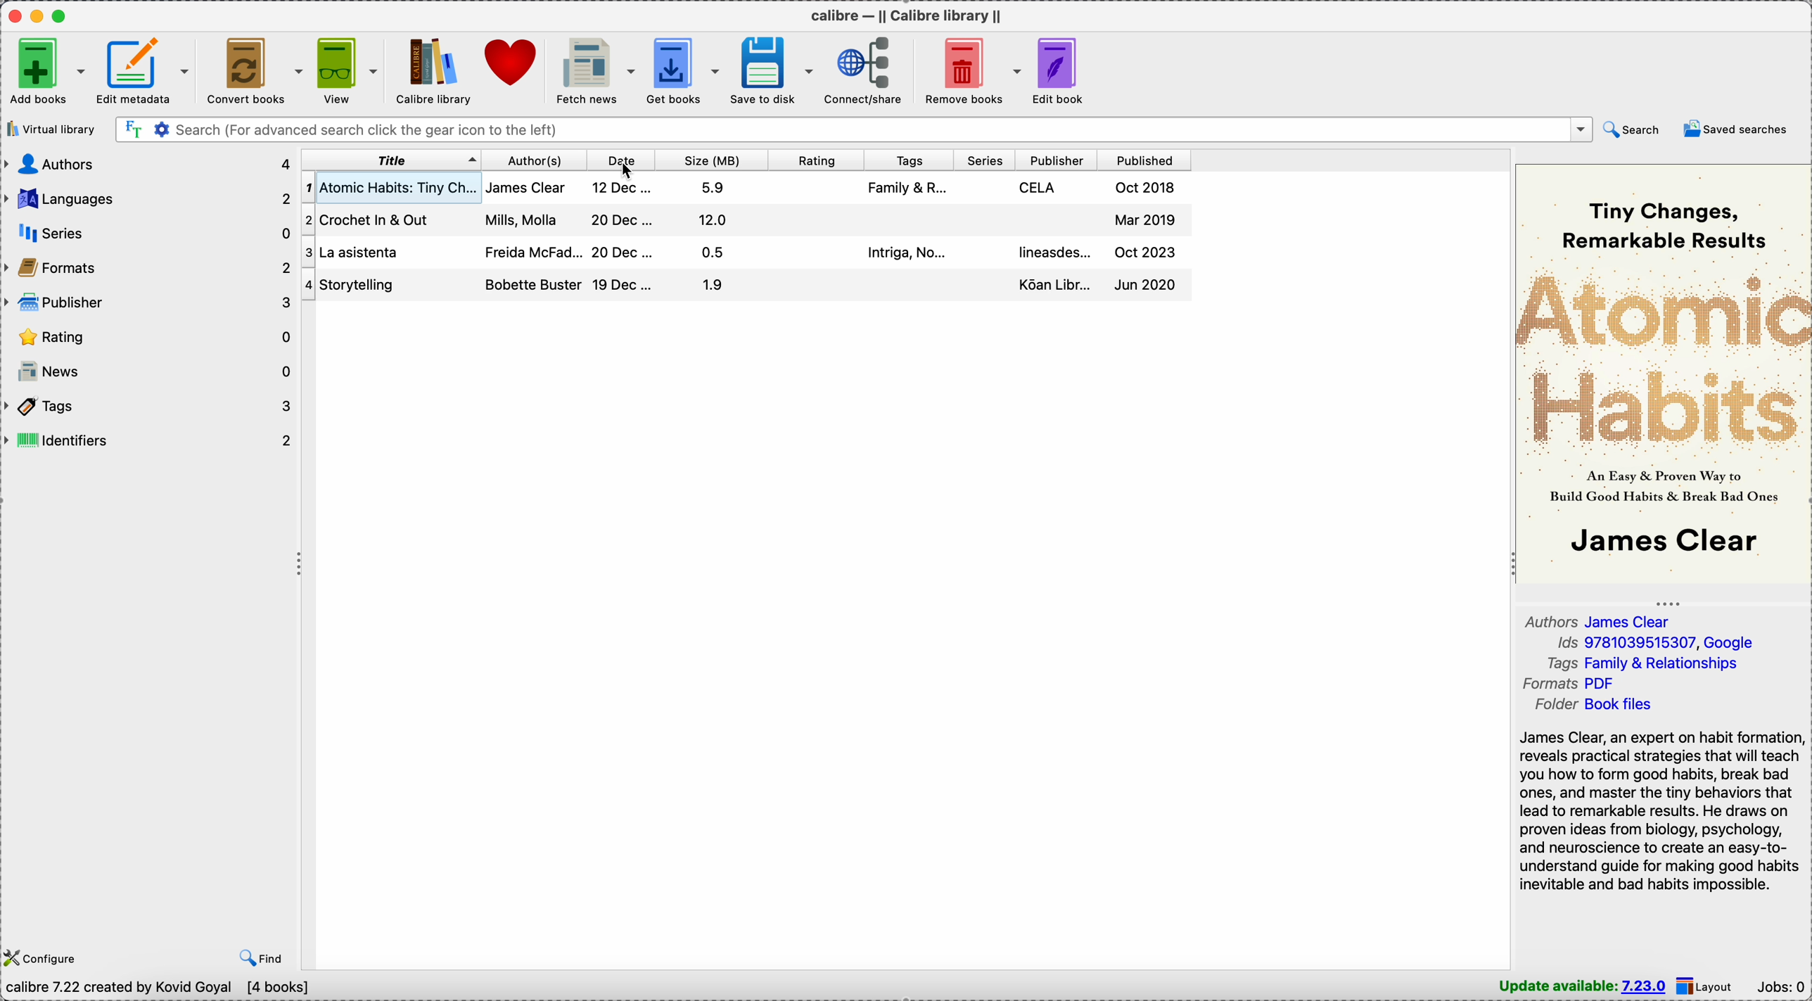  What do you see at coordinates (1564, 683) in the screenshot?
I see `formats PDF` at bounding box center [1564, 683].